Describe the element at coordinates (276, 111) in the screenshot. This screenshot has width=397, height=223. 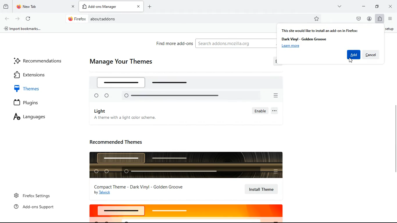
I see `more` at that location.